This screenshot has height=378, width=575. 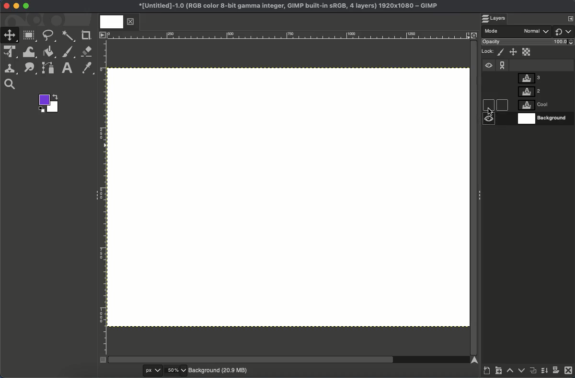 I want to click on Layers, so click(x=543, y=98).